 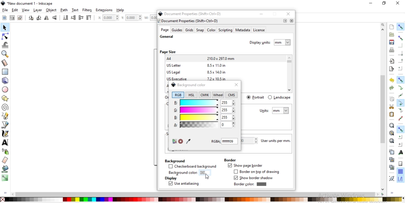 I want to click on snapping centers of bounding boxes, so click(x=400, y=68).